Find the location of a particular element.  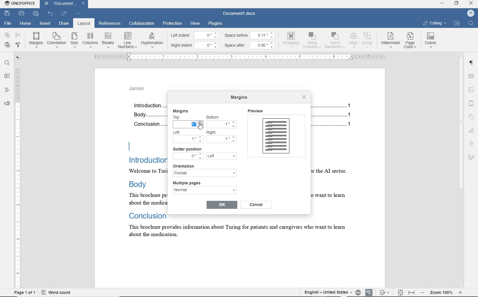

print is located at coordinates (22, 13).